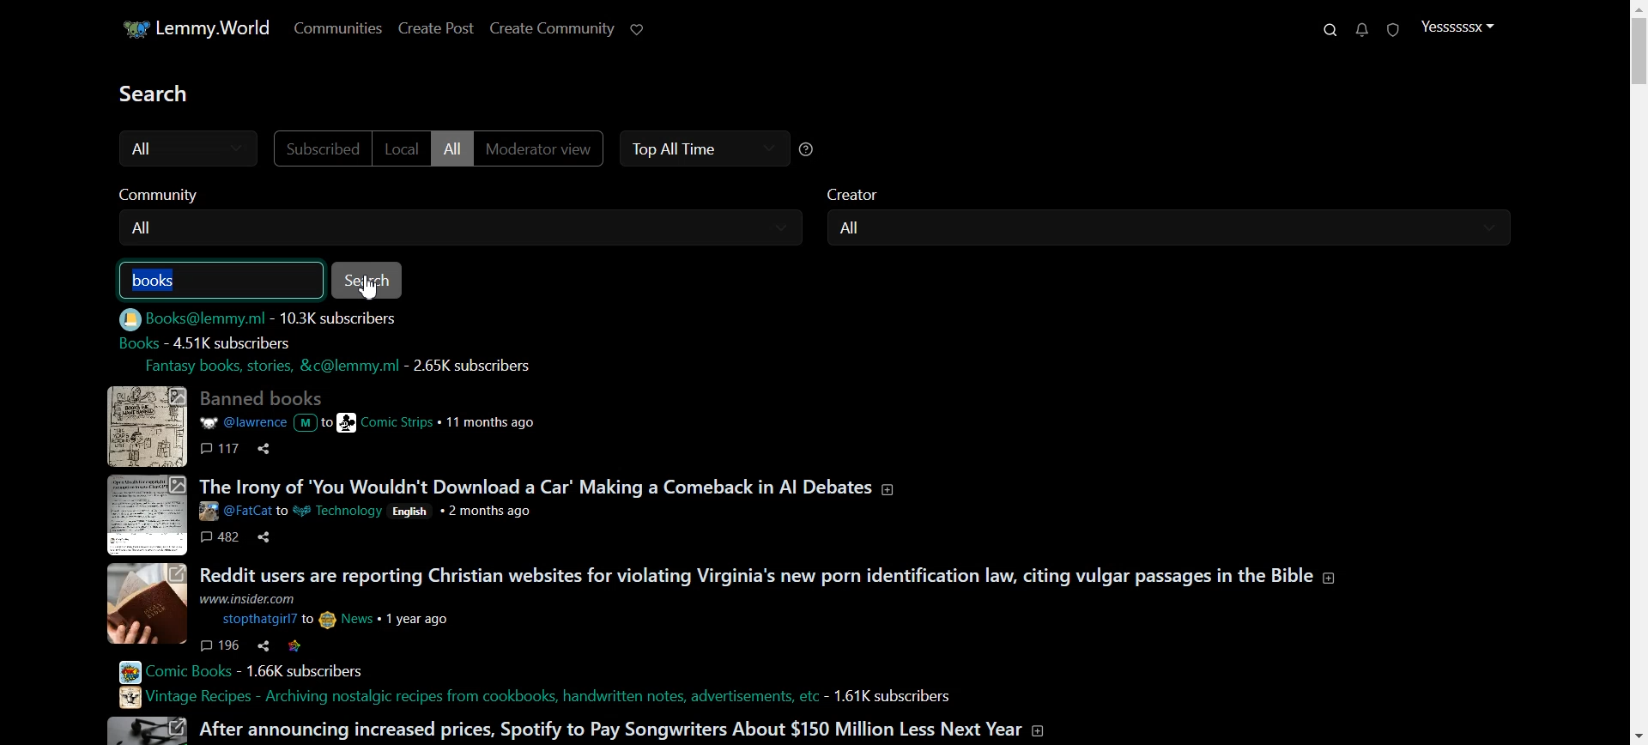 This screenshot has width=1648, height=745. I want to click on post details, so click(362, 510).